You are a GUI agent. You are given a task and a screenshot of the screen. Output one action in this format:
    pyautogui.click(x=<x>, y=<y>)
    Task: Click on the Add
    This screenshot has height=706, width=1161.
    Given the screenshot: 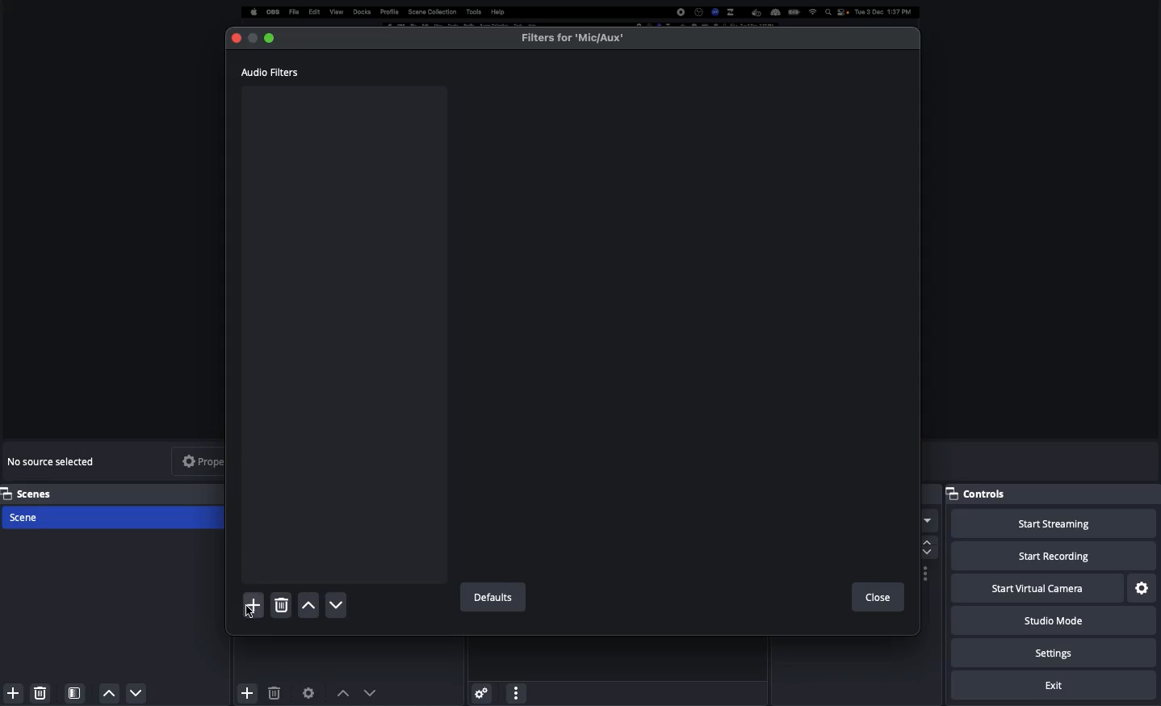 What is the action you would take?
    pyautogui.click(x=245, y=690)
    